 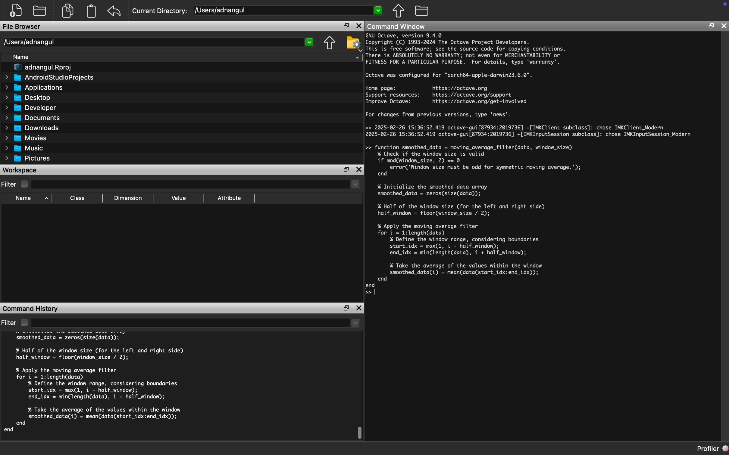 What do you see at coordinates (711, 26) in the screenshot?
I see `Restore Down` at bounding box center [711, 26].